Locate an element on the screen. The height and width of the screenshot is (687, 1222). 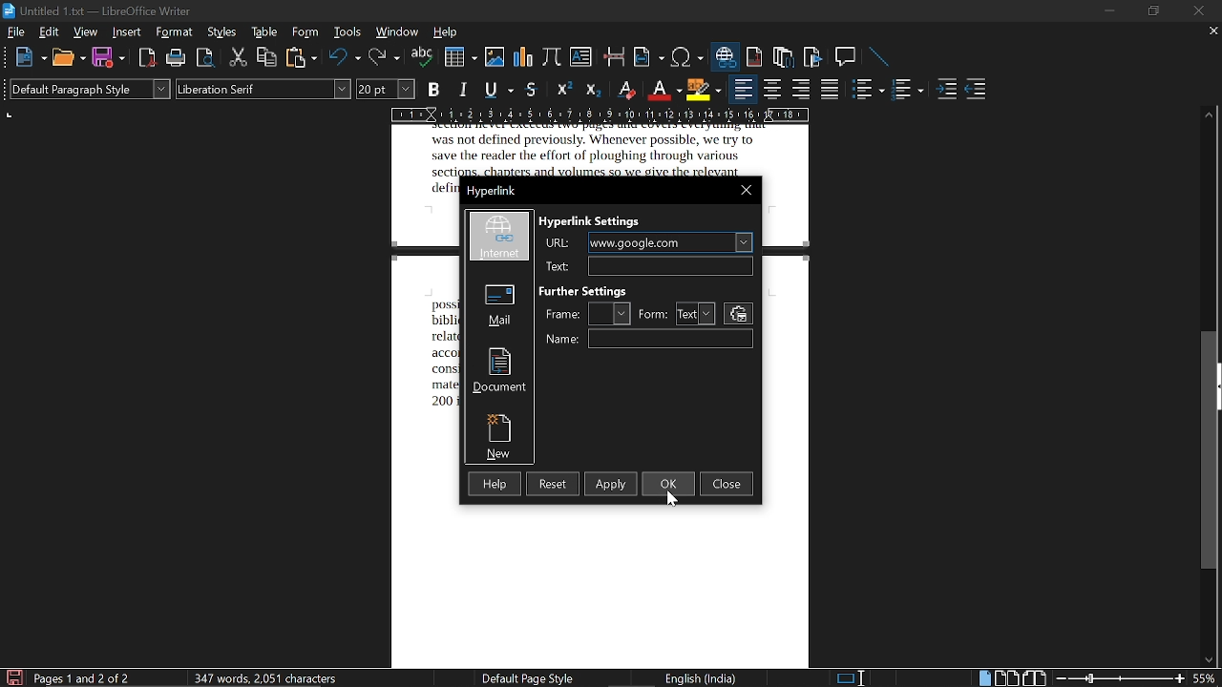
insert page break is located at coordinates (614, 58).